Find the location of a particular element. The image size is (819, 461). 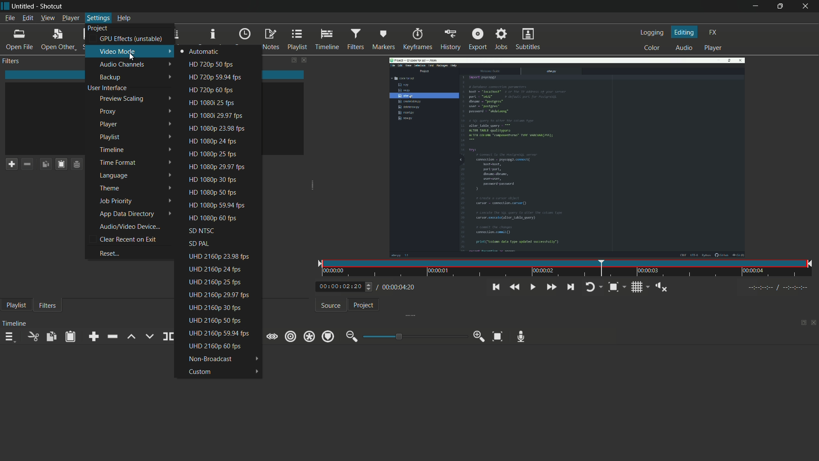

skip to the previous point is located at coordinates (497, 287).